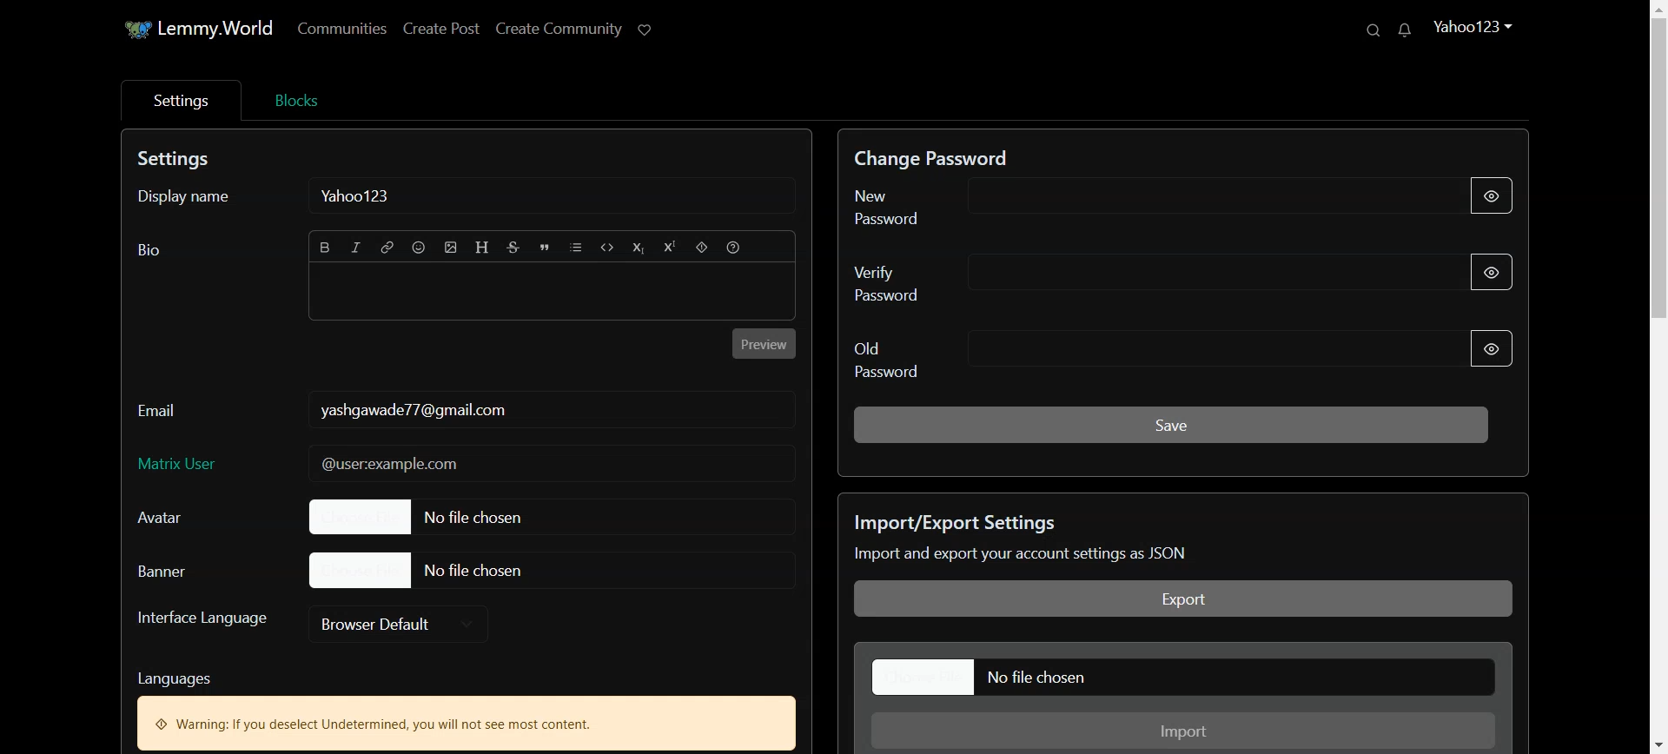  What do you see at coordinates (734, 248) in the screenshot?
I see `Formatting help` at bounding box center [734, 248].